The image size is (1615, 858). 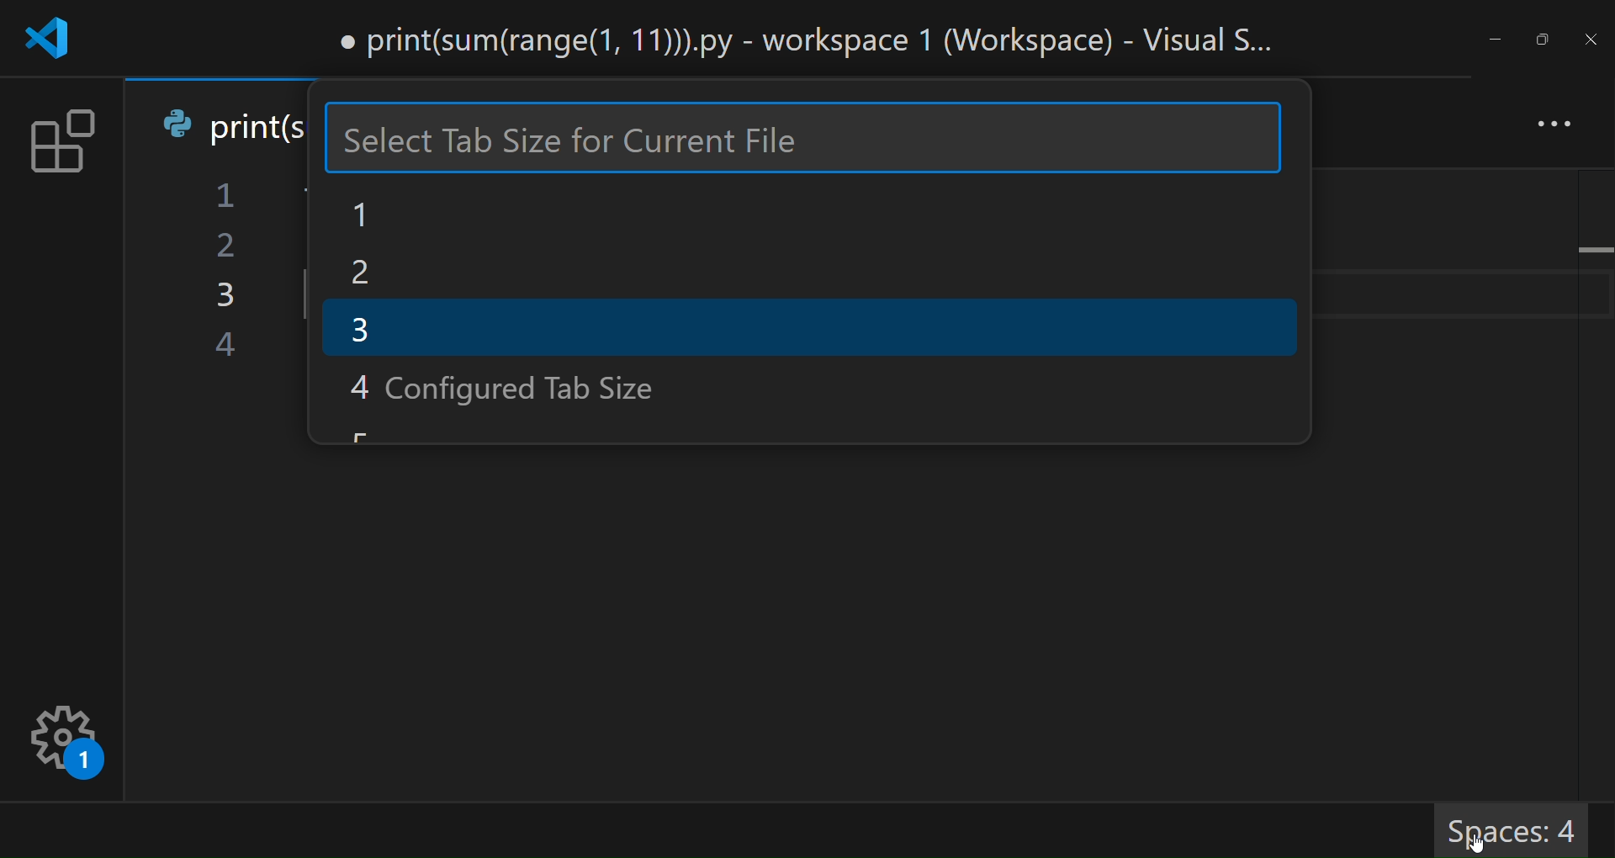 I want to click on scroll bar, so click(x=1297, y=254).